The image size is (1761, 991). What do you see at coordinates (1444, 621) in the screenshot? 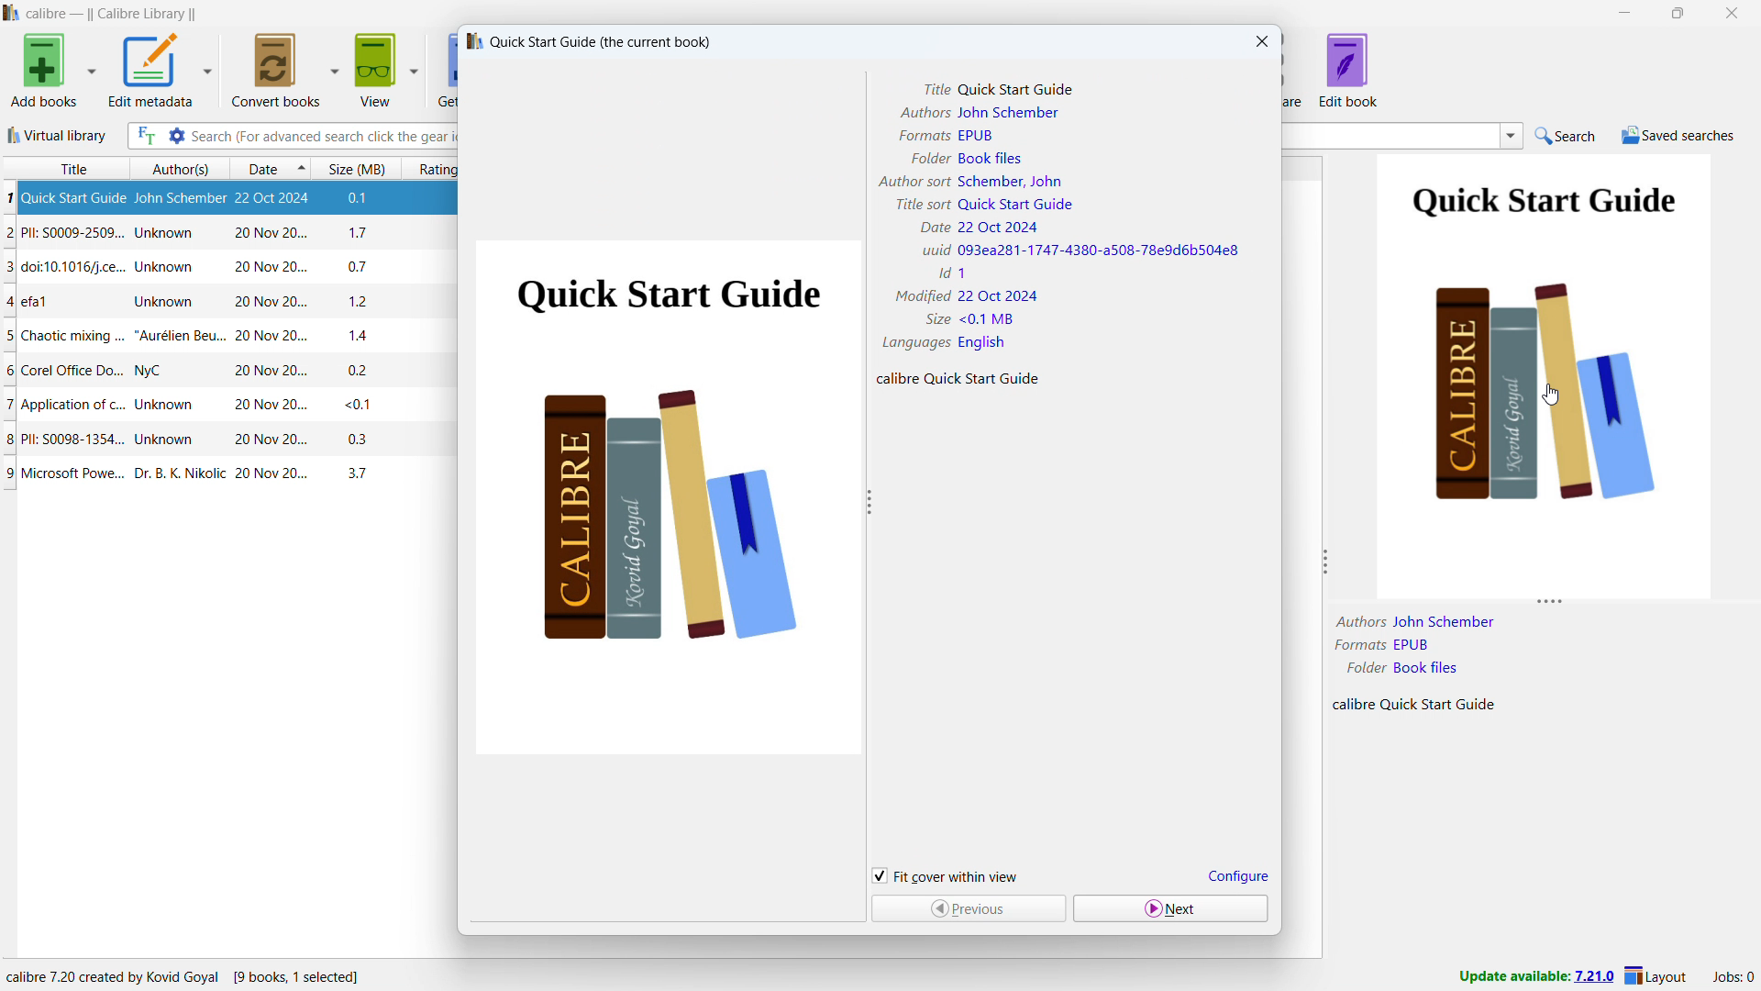
I see `John Schember` at bounding box center [1444, 621].